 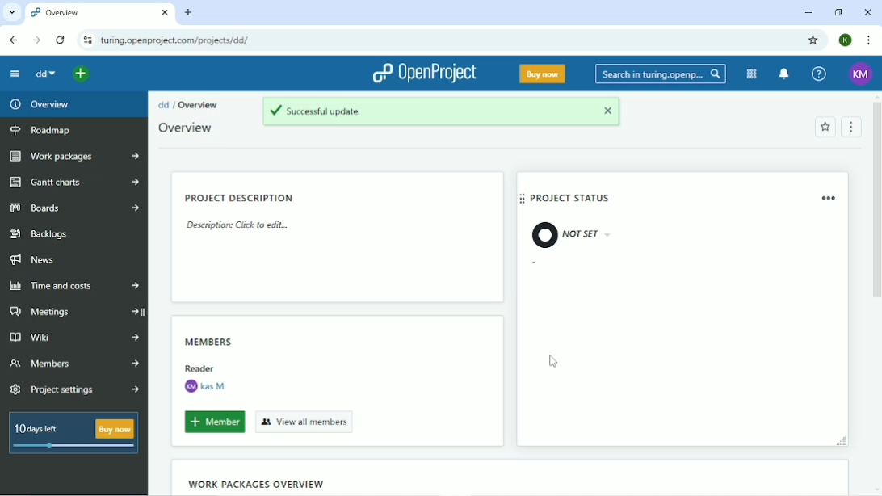 I want to click on Members, so click(x=213, y=340).